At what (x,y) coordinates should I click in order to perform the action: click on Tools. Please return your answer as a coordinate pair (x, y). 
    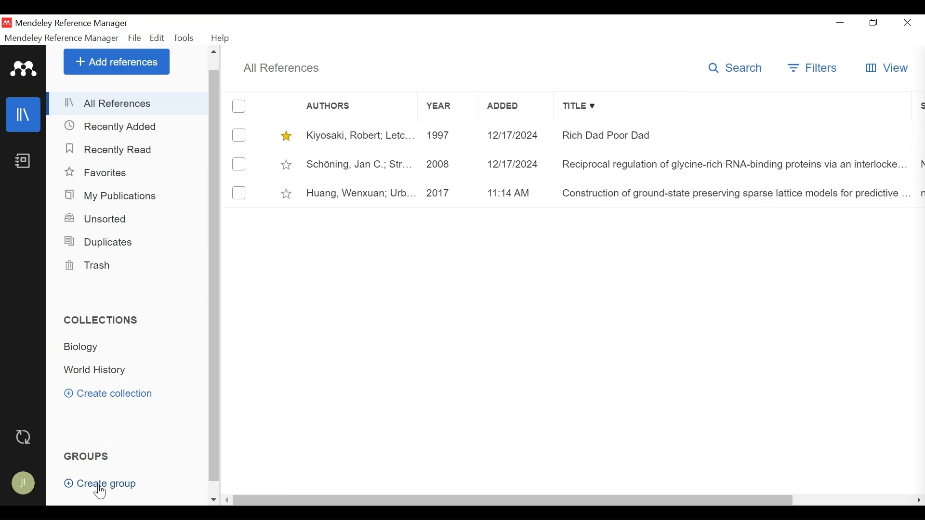
    Looking at the image, I should click on (185, 38).